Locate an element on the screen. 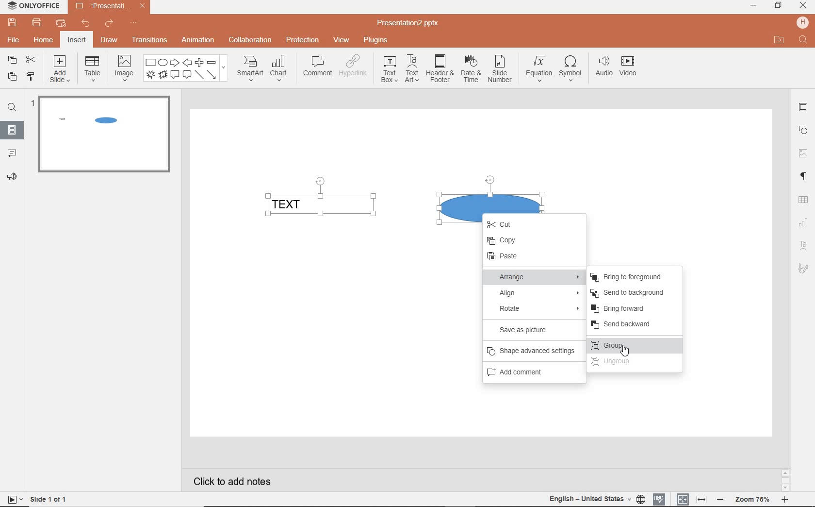  ROTATE is located at coordinates (536, 309).